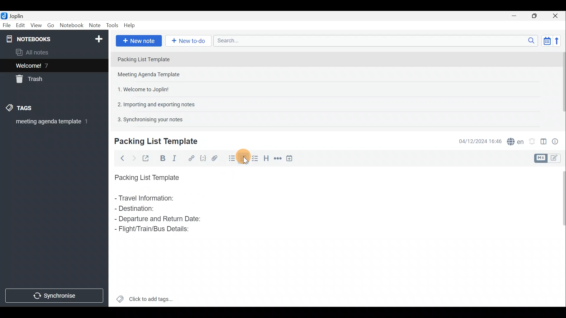  Describe the element at coordinates (154, 75) in the screenshot. I see `Note 2` at that location.